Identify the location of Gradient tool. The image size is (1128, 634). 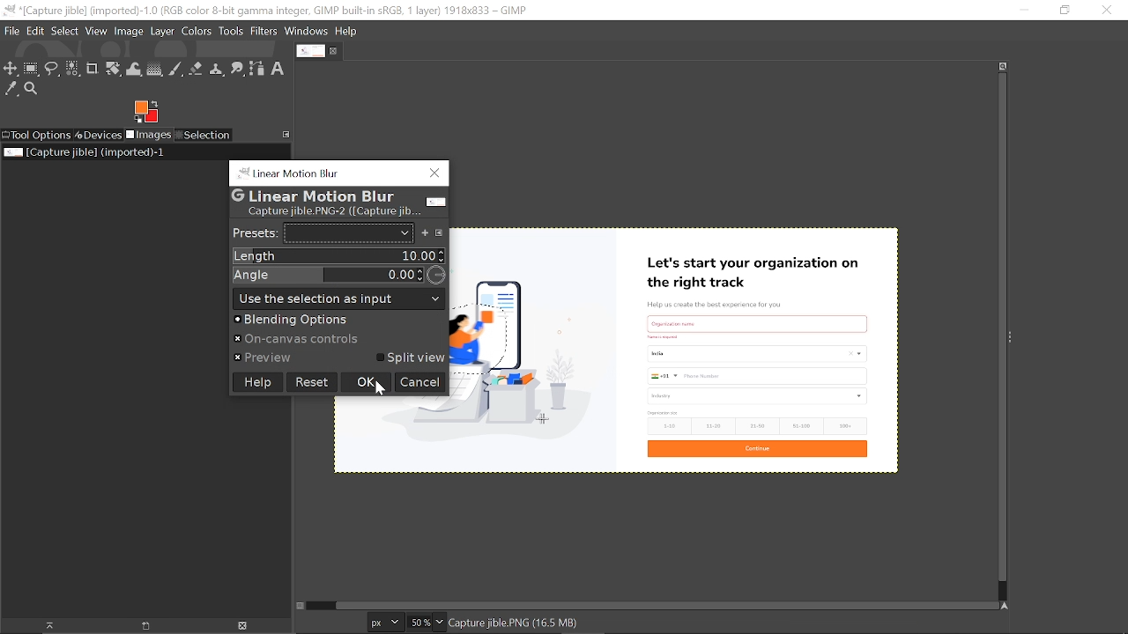
(155, 69).